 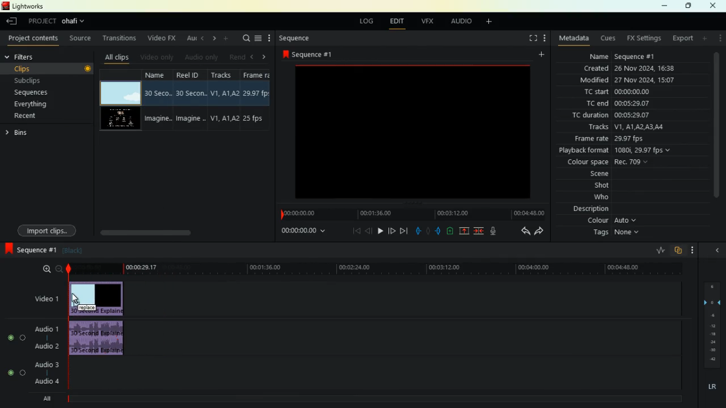 I want to click on back, so click(x=521, y=233).